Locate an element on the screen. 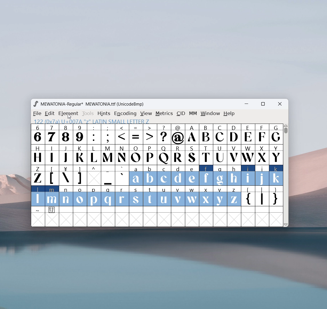 This screenshot has height=309, width=327. maximize is located at coordinates (263, 105).